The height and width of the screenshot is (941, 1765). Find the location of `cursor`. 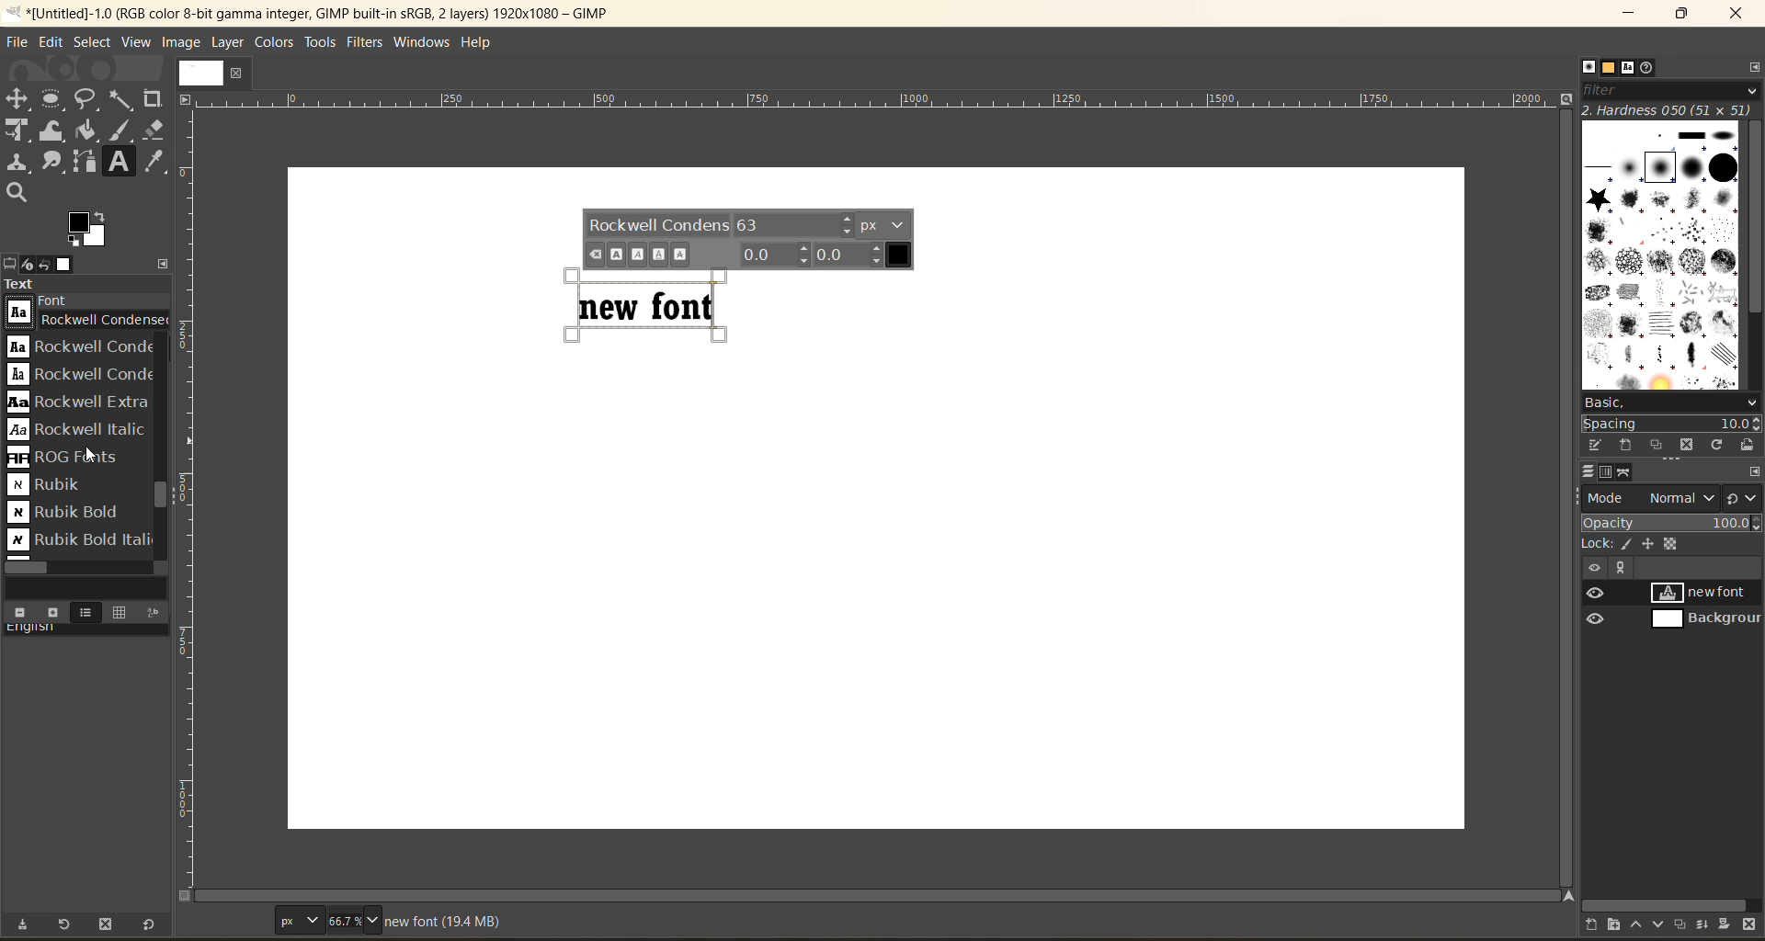

cursor is located at coordinates (30, 323).